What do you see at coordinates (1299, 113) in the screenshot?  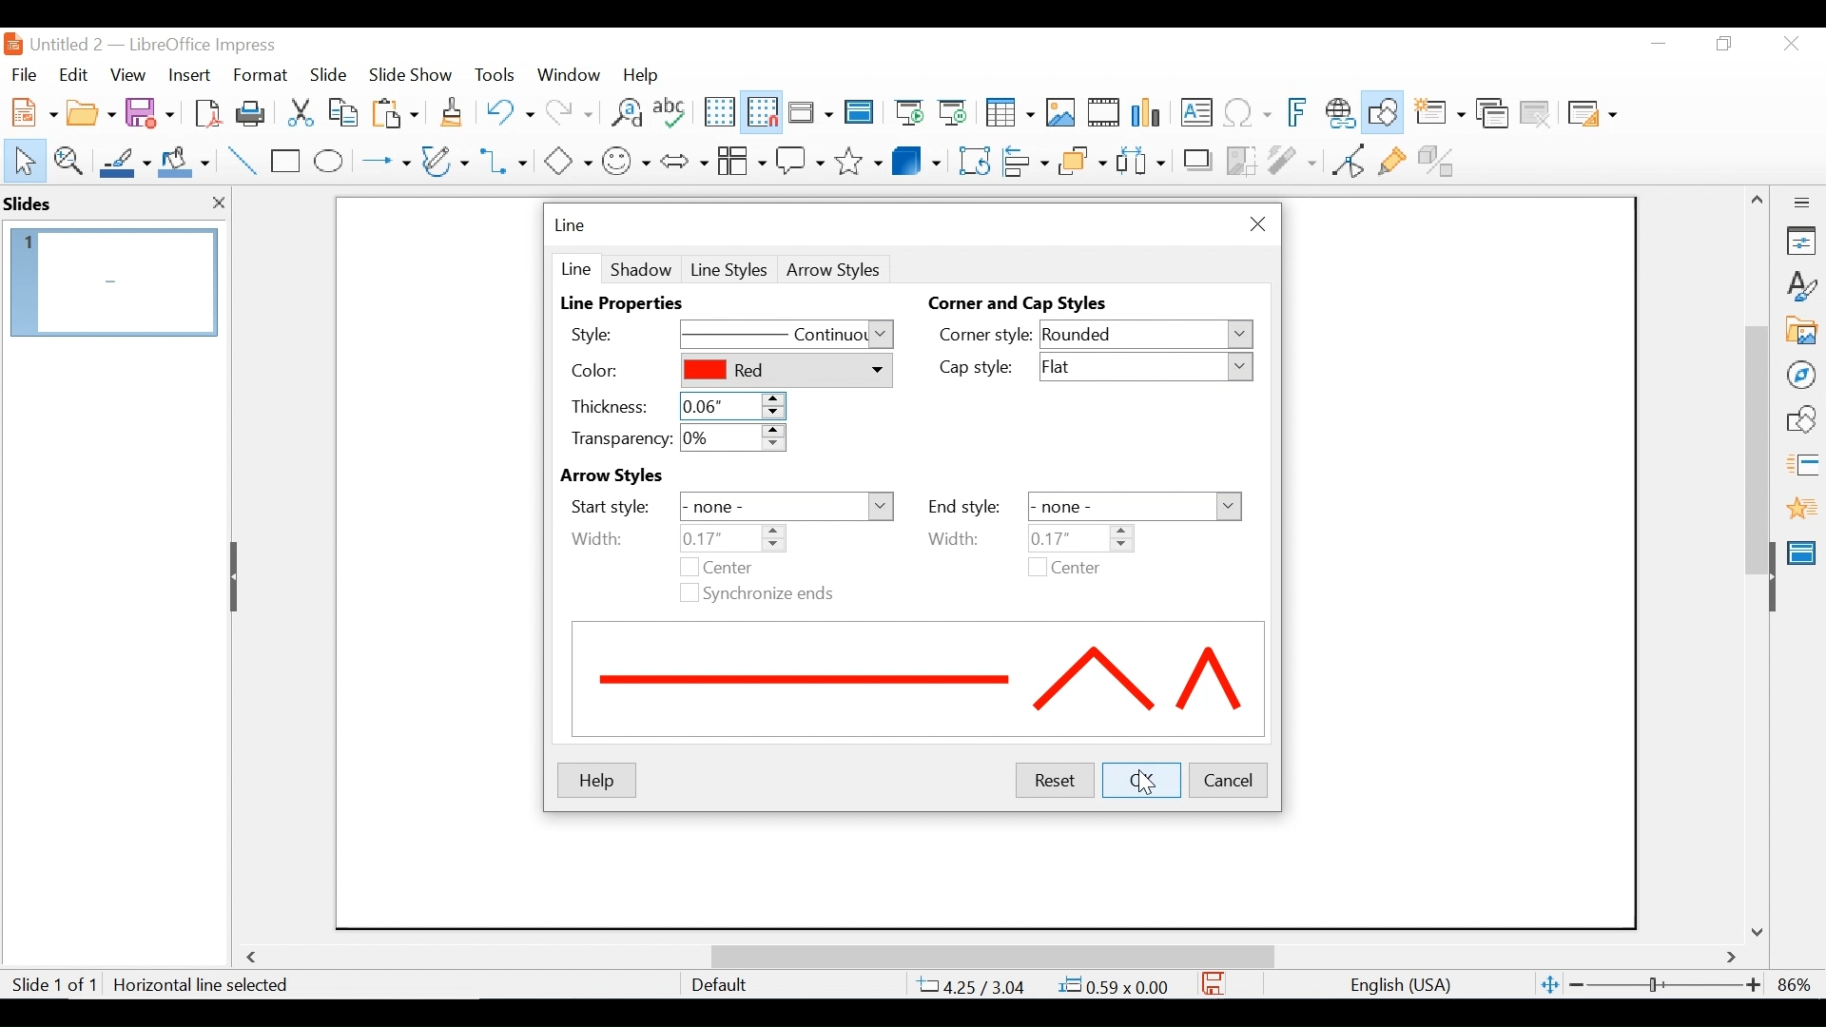 I see `Insert Frontwork` at bounding box center [1299, 113].